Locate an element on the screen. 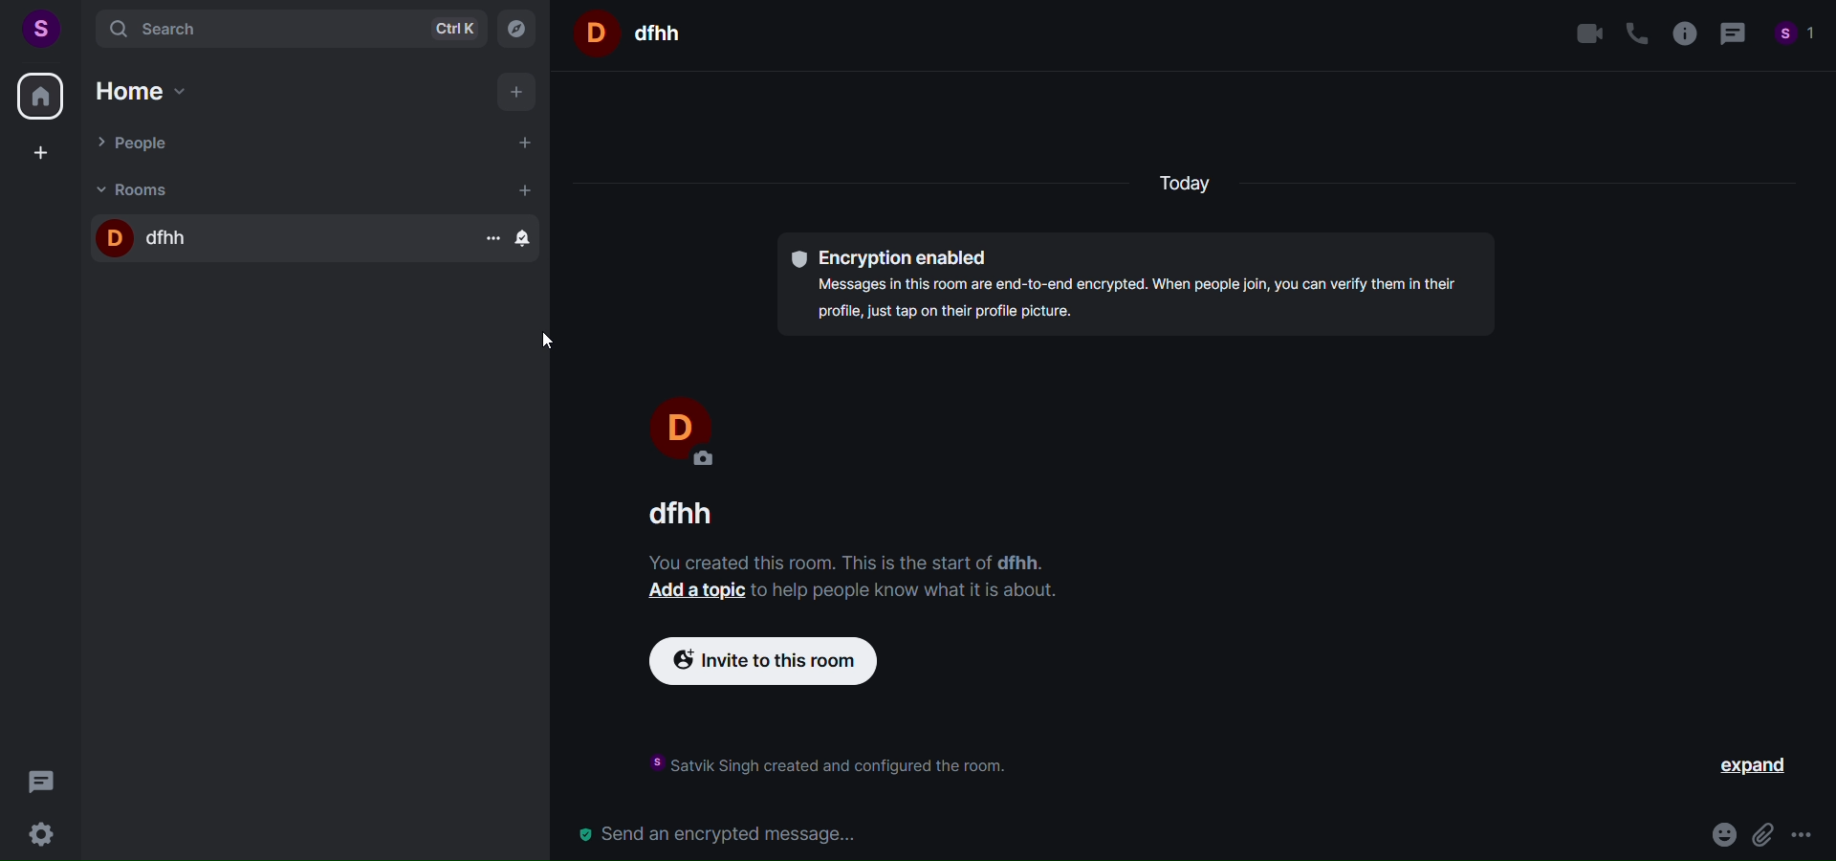 The height and width of the screenshot is (861, 1836). send an encrypted message is located at coordinates (1126, 833).